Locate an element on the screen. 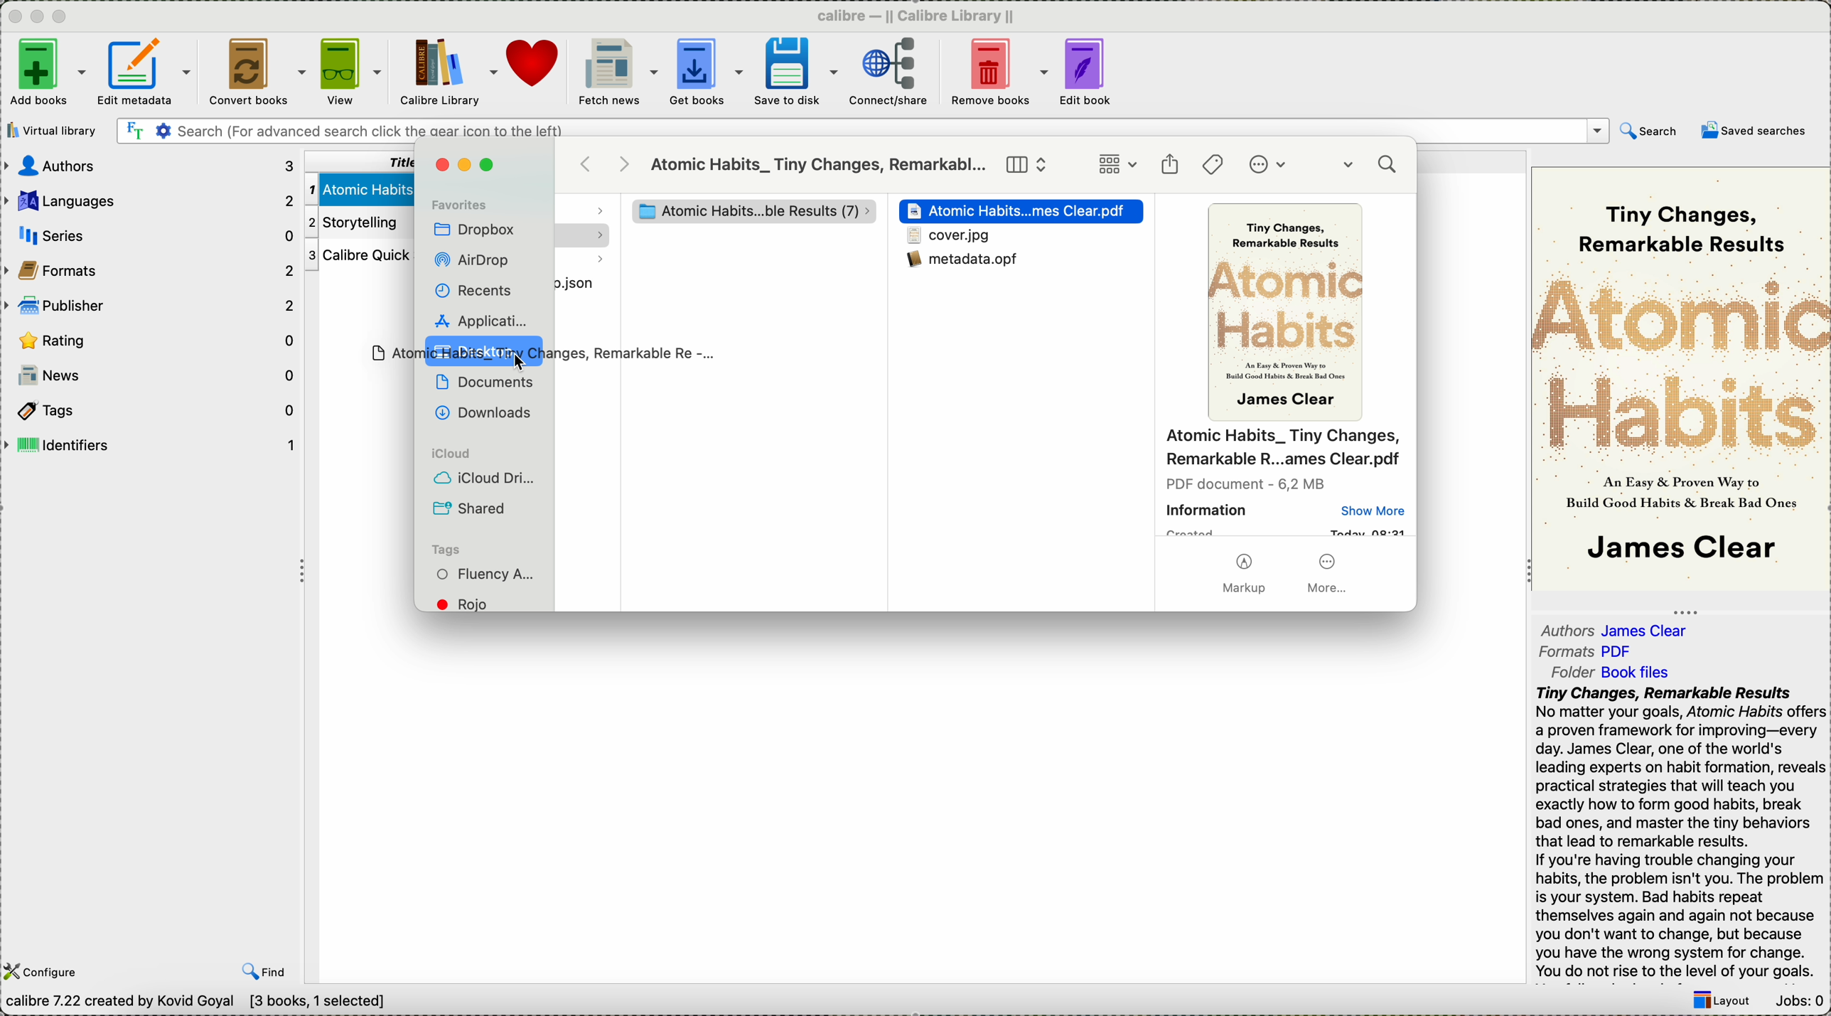 The width and height of the screenshot is (1831, 1016). view is located at coordinates (351, 73).